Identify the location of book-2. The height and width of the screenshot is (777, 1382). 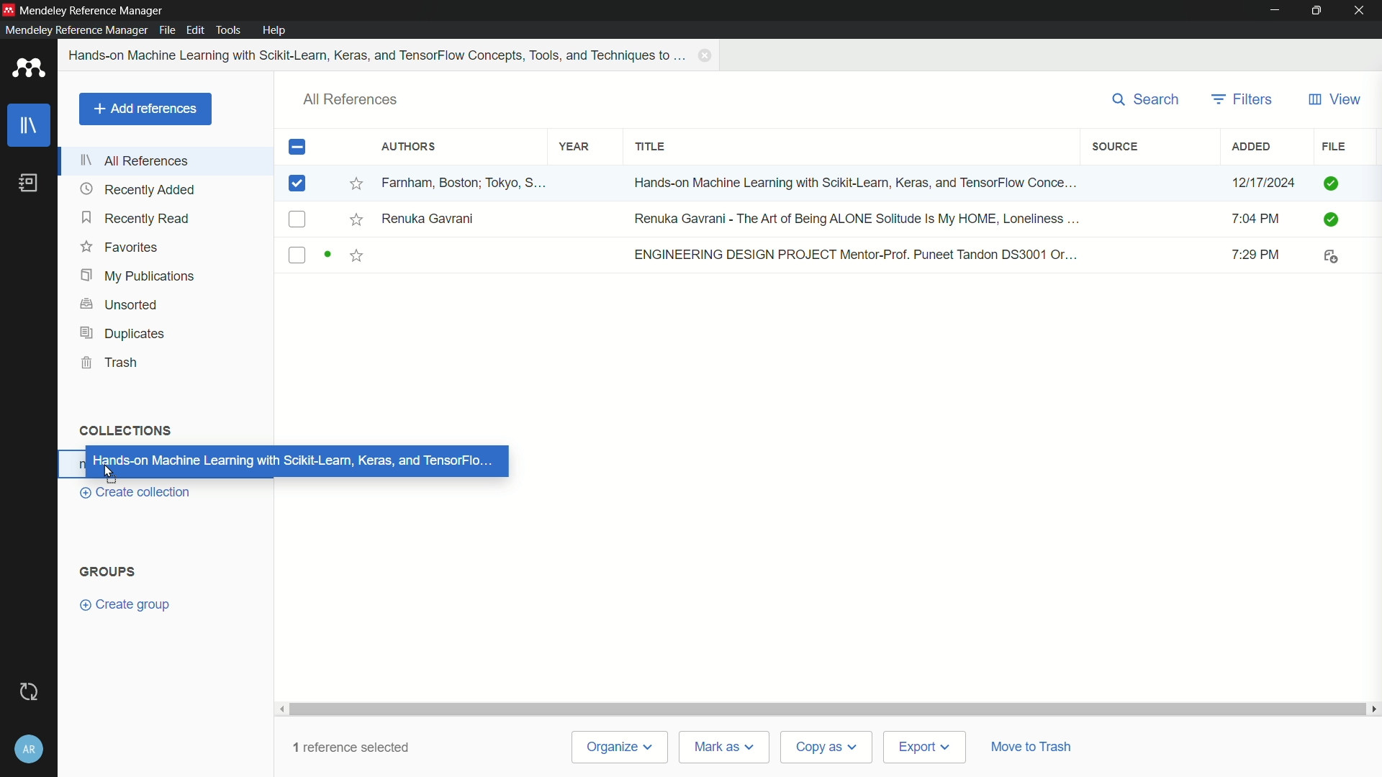
(822, 219).